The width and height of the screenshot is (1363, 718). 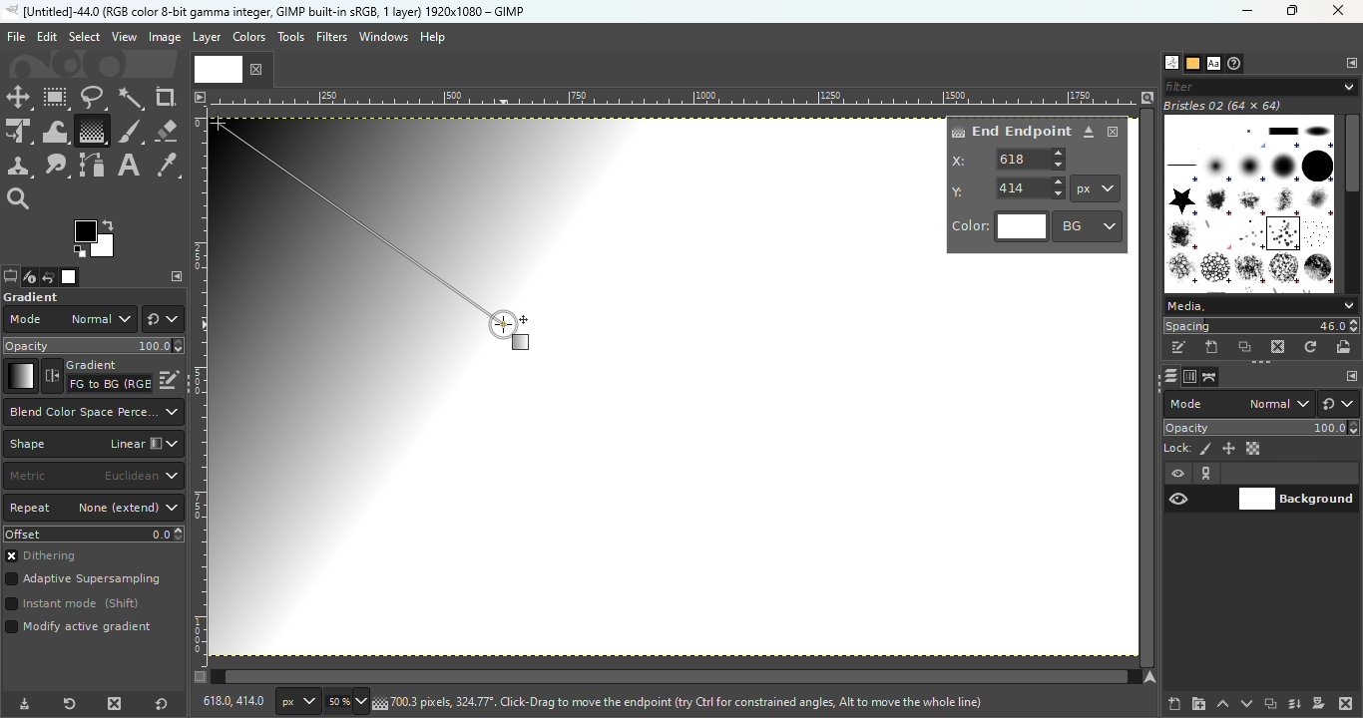 What do you see at coordinates (164, 38) in the screenshot?
I see `Image` at bounding box center [164, 38].